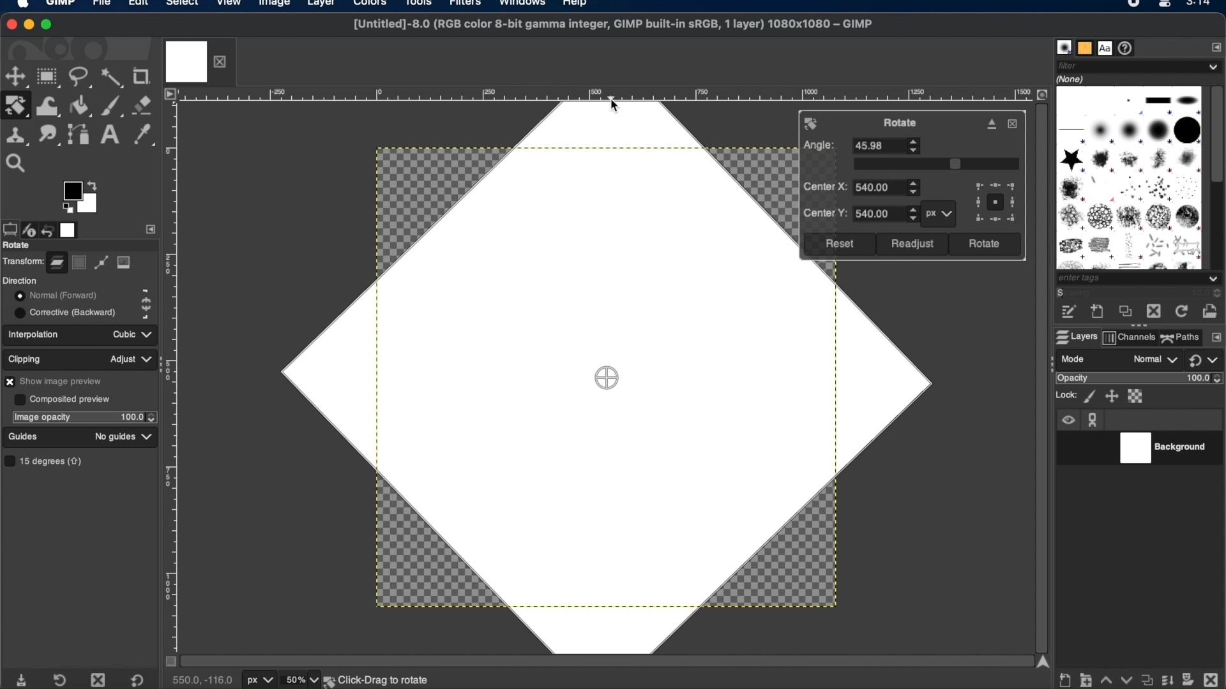 The height and width of the screenshot is (689, 1226). Describe the element at coordinates (1154, 360) in the screenshot. I see `normal drop down` at that location.